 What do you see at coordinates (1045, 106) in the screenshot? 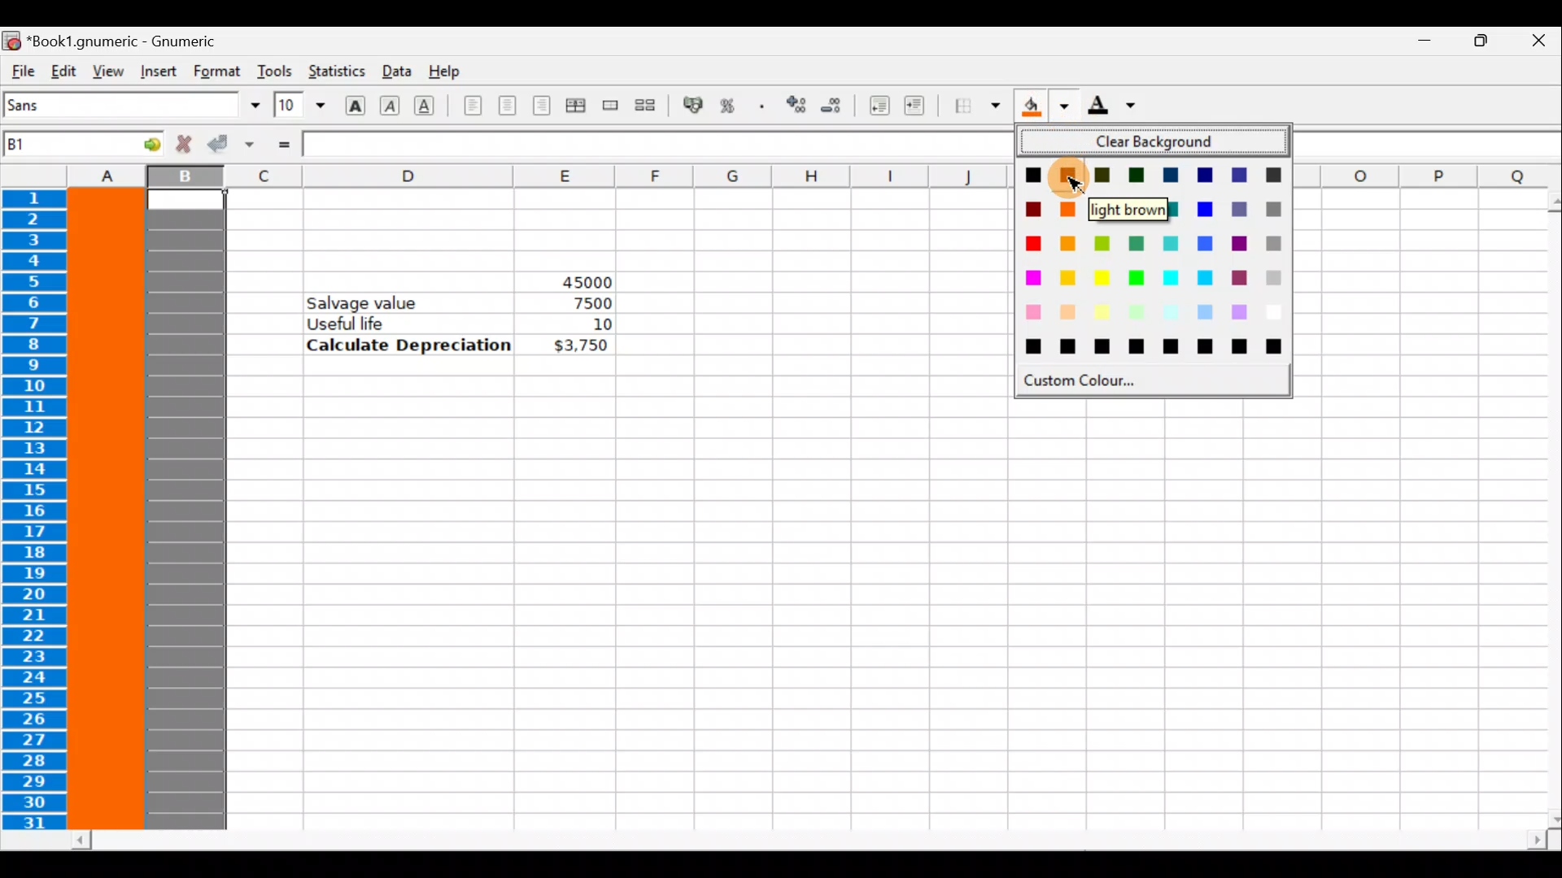
I see `Background` at bounding box center [1045, 106].